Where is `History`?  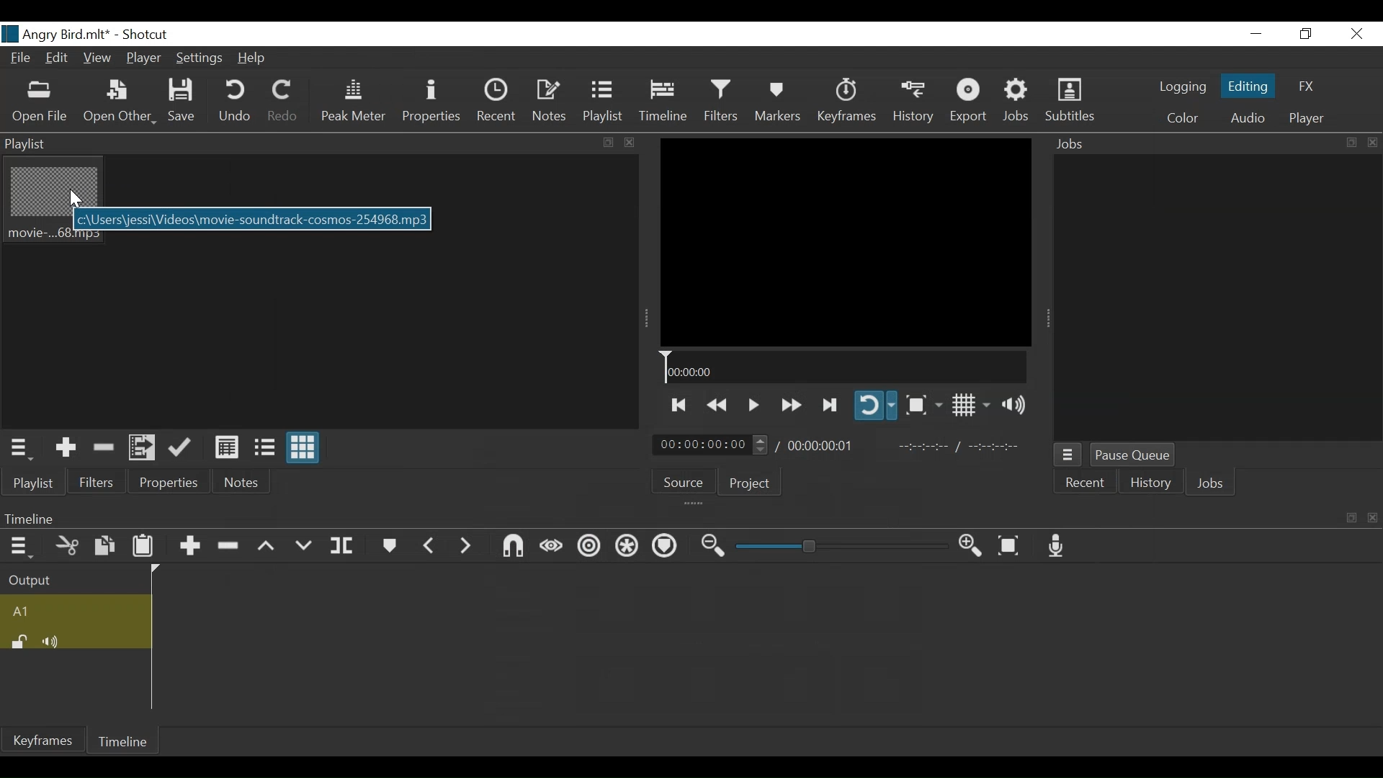
History is located at coordinates (1149, 484).